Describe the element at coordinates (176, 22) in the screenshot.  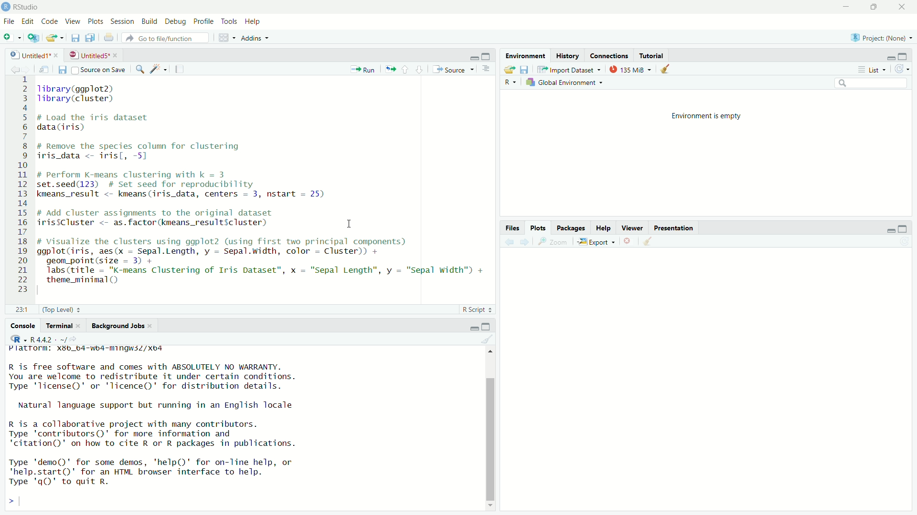
I see `debug` at that location.